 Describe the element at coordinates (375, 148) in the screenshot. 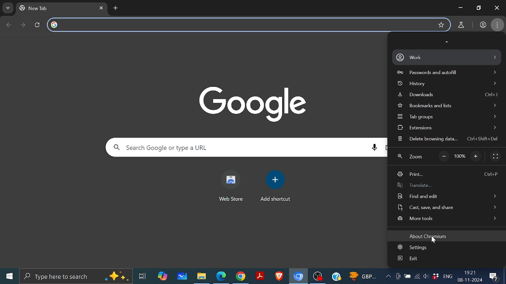

I see `Search by voice` at that location.